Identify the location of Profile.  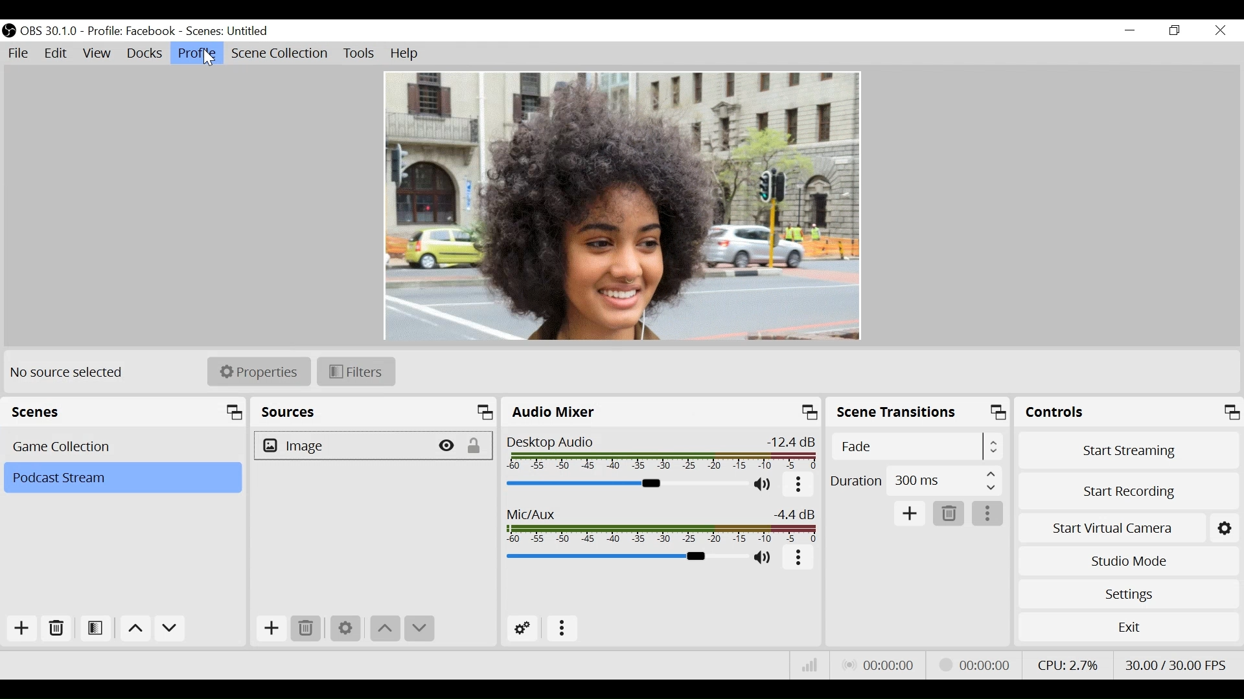
(133, 30).